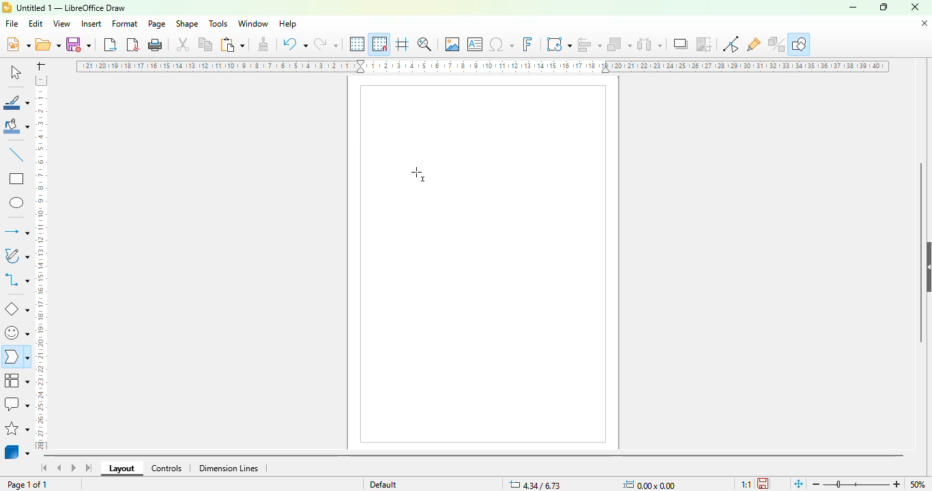  What do you see at coordinates (380, 44) in the screenshot?
I see `snap to grid` at bounding box center [380, 44].